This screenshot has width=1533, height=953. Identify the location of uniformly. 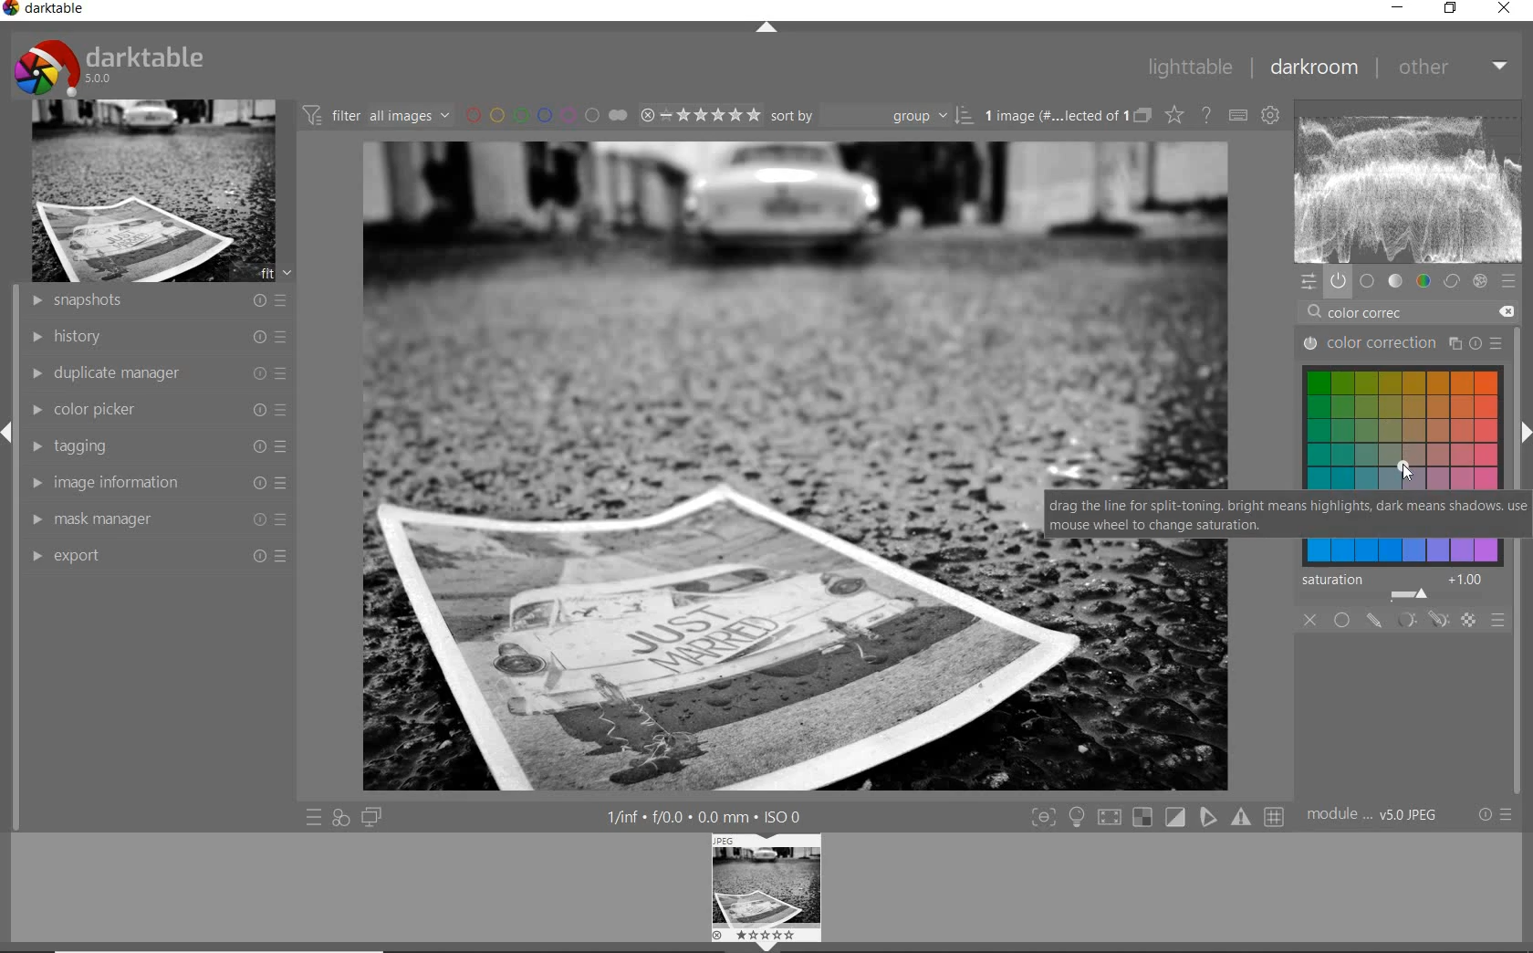
(1341, 620).